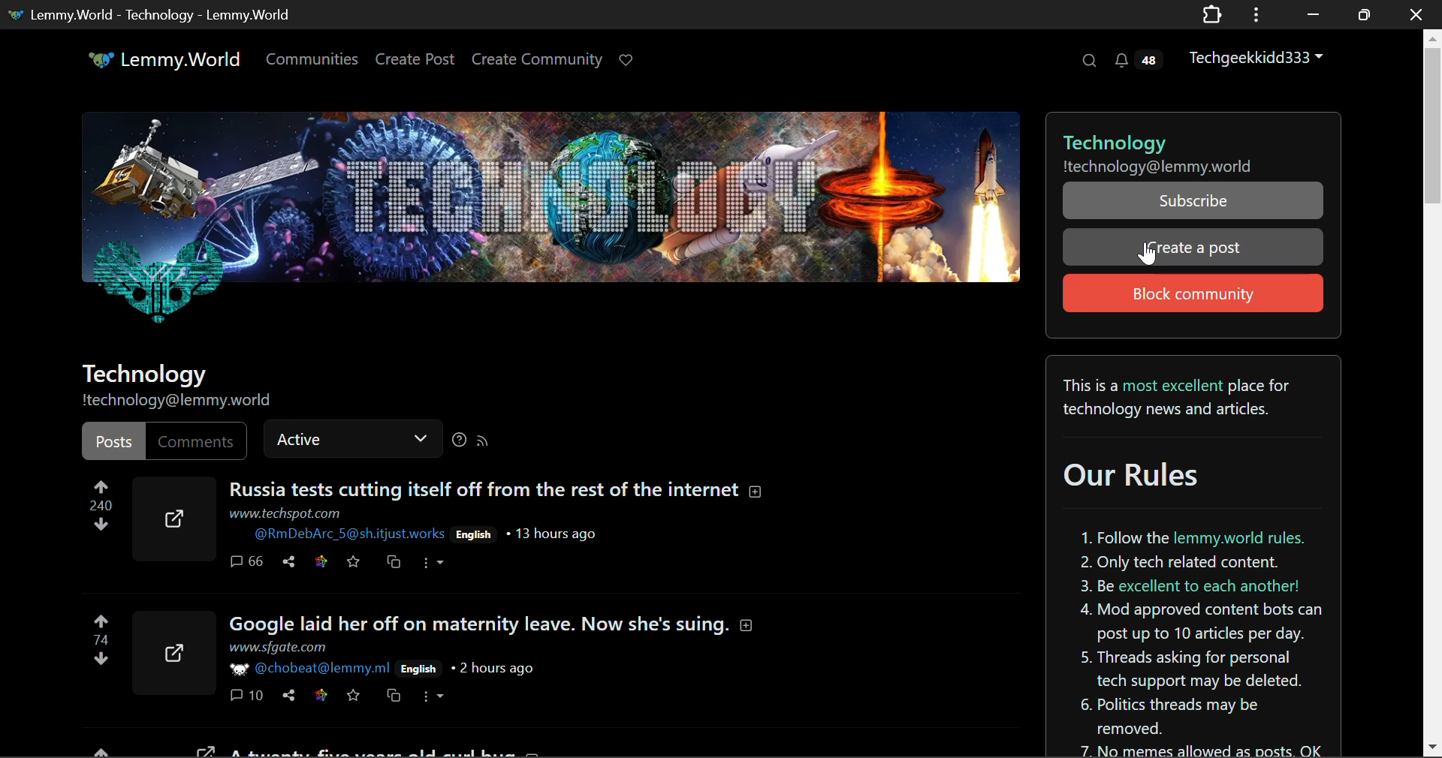 This screenshot has width=1442, height=758. I want to click on Donate to Lemmy, so click(628, 61).